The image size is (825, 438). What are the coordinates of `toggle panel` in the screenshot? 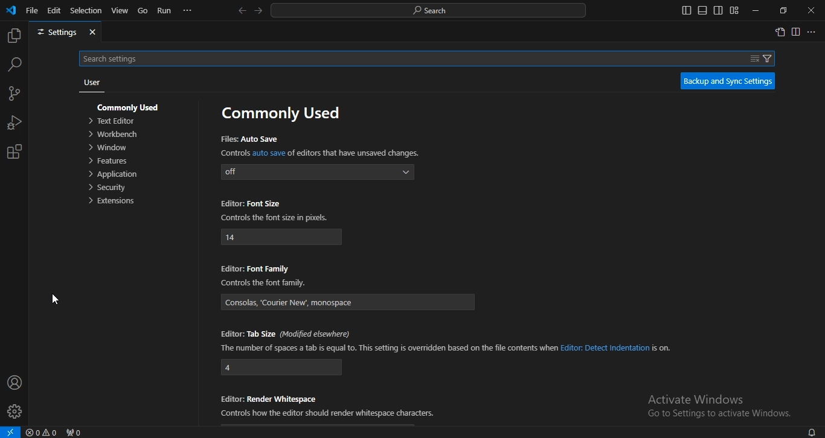 It's located at (702, 10).